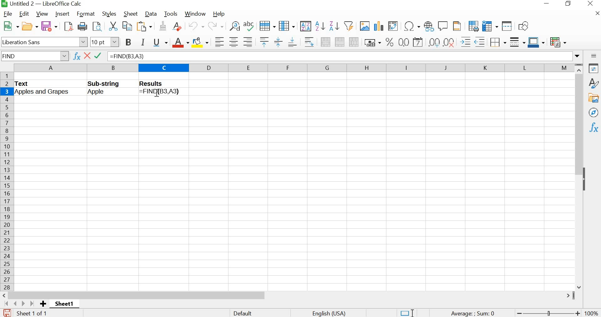 The height and width of the screenshot is (317, 601). Describe the element at coordinates (473, 25) in the screenshot. I see `define print area` at that location.